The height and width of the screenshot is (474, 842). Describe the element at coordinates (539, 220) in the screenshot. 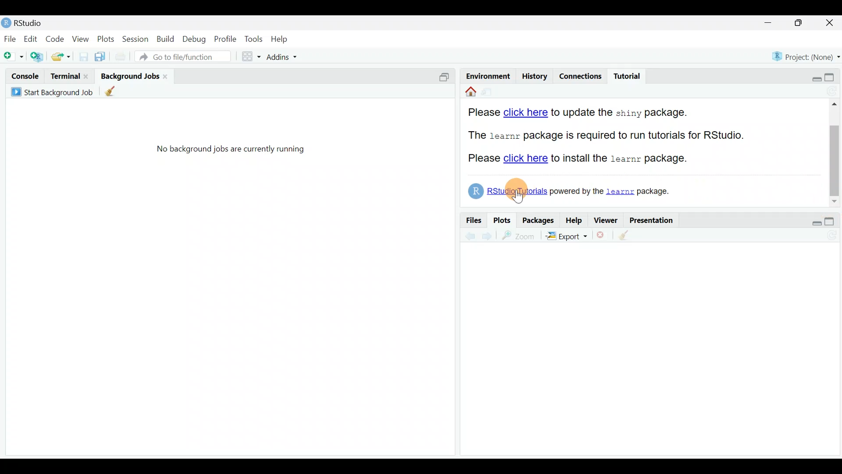

I see `Packages` at that location.